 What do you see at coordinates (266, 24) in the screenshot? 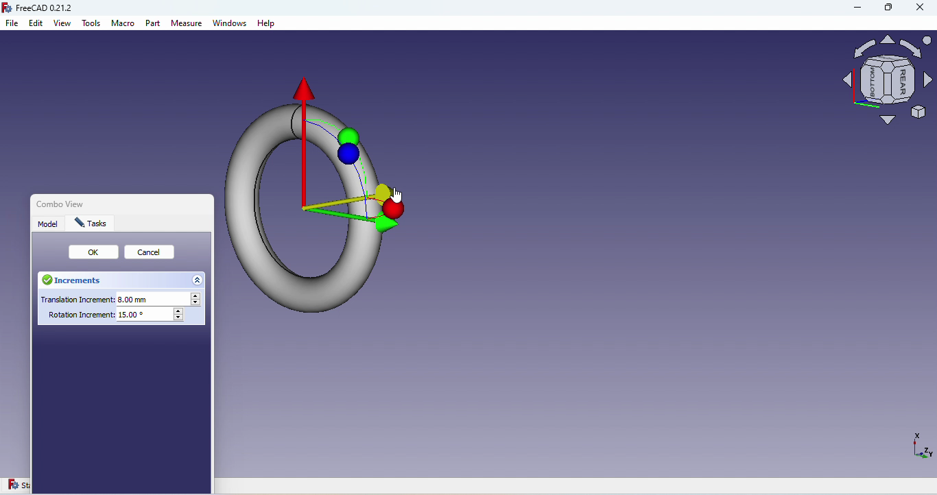
I see `Help` at bounding box center [266, 24].